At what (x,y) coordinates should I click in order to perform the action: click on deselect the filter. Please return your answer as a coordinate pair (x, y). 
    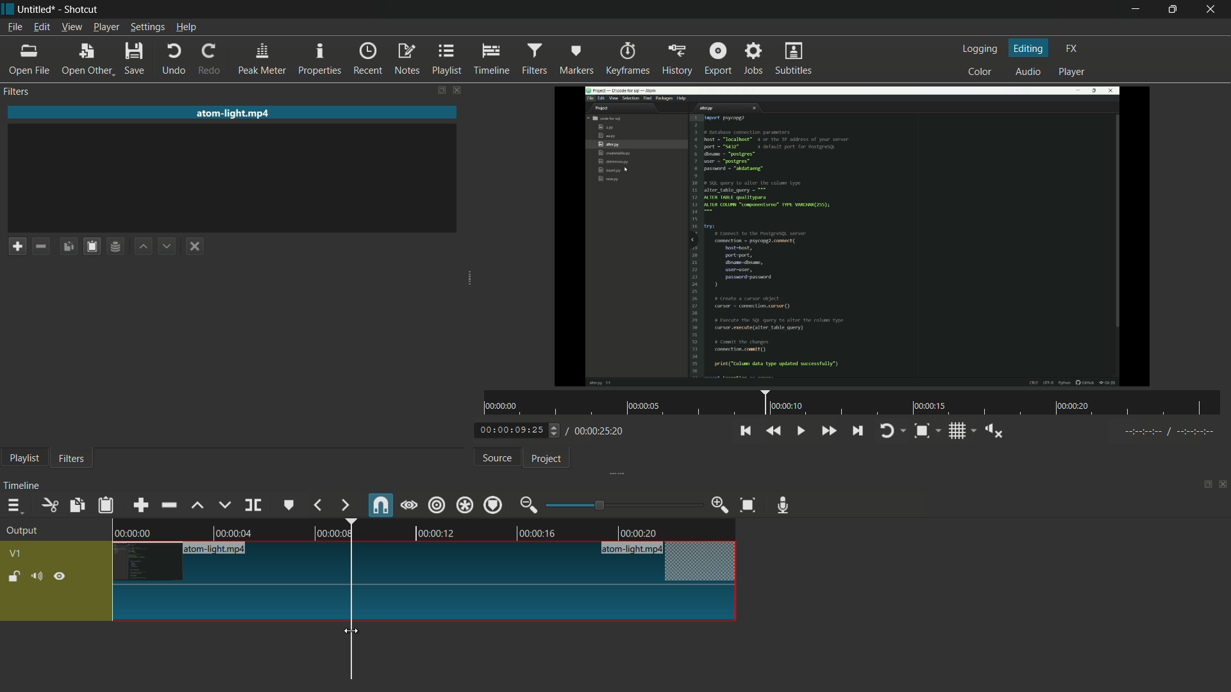
    Looking at the image, I should click on (197, 247).